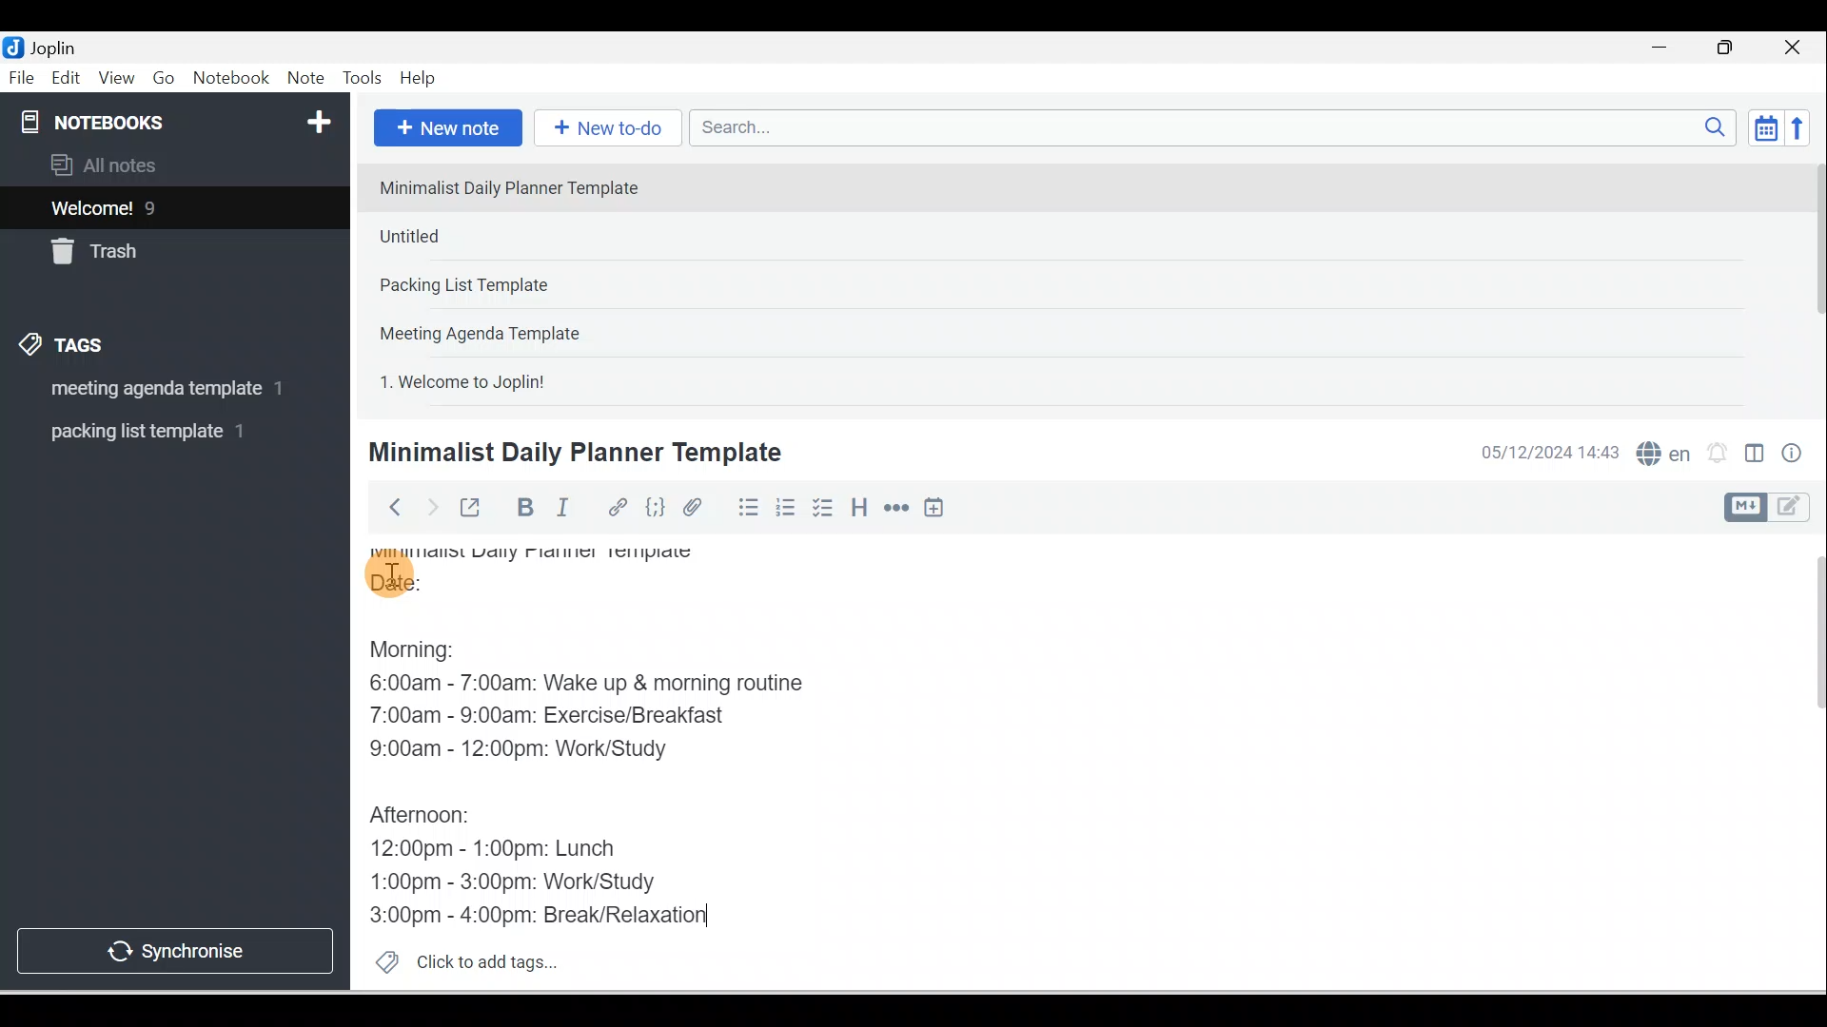 This screenshot has height=1027, width=1827. Describe the element at coordinates (506, 329) in the screenshot. I see `Note 4` at that location.